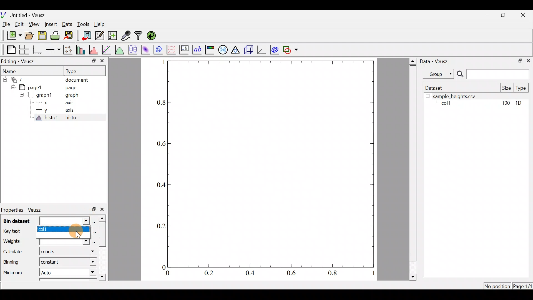 The height and width of the screenshot is (300, 533). Describe the element at coordinates (237, 50) in the screenshot. I see `ternary graph` at that location.